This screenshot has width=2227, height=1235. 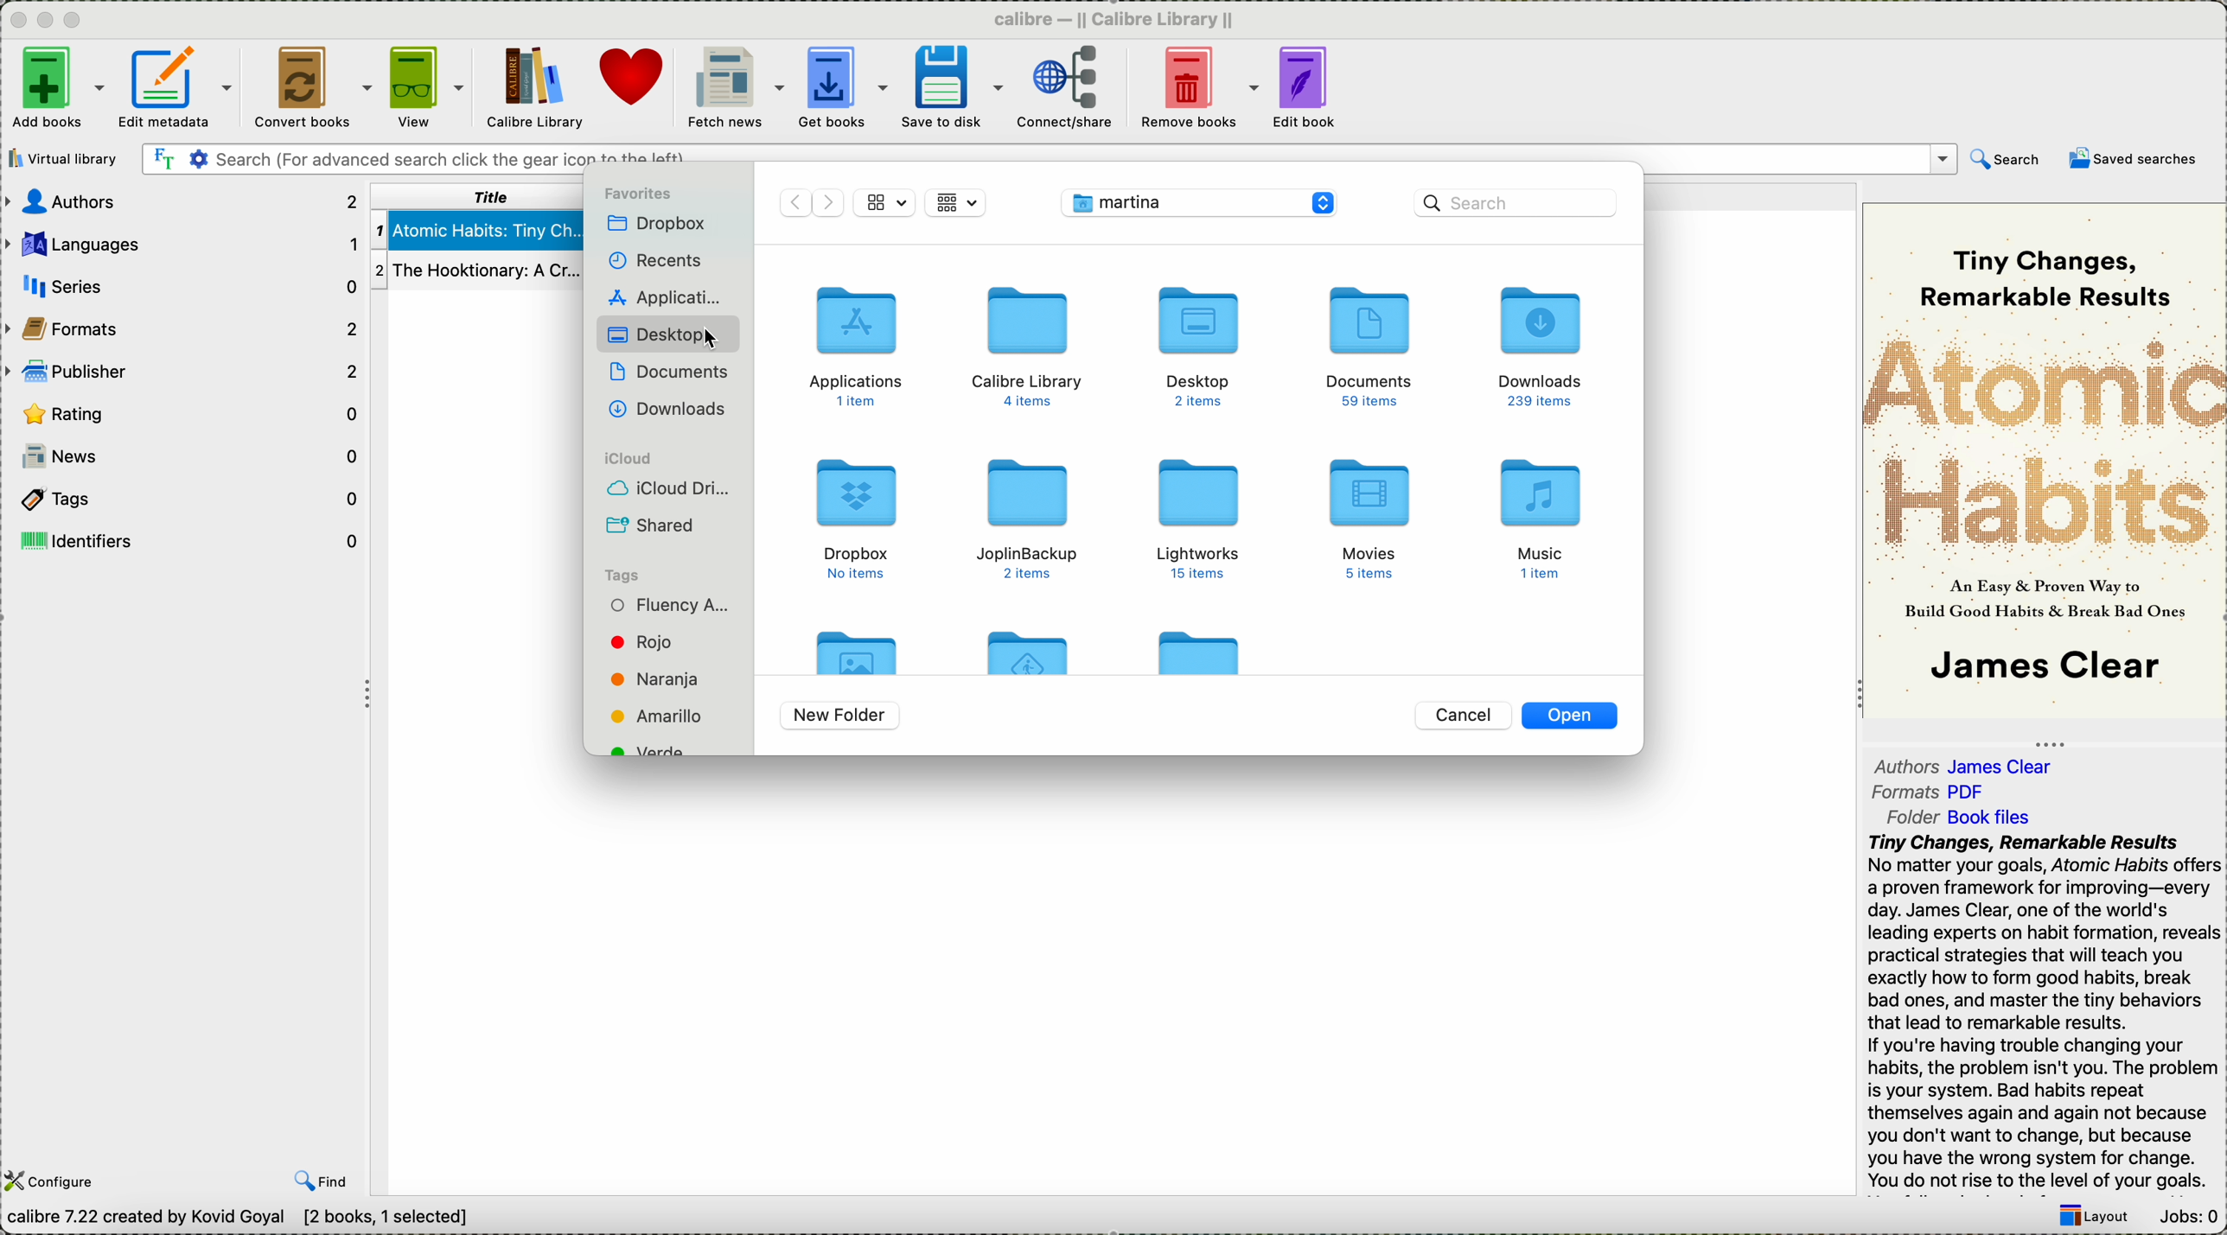 I want to click on cursor, so click(x=707, y=340).